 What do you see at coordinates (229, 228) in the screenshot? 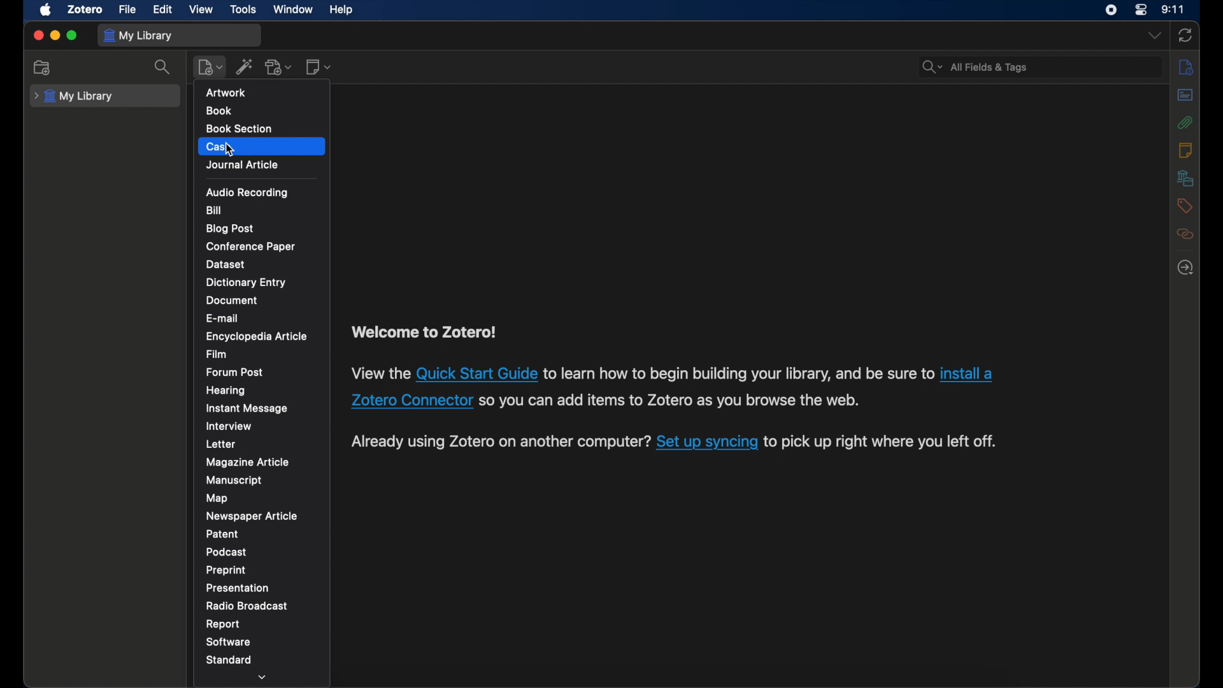
I see `blog post` at bounding box center [229, 228].